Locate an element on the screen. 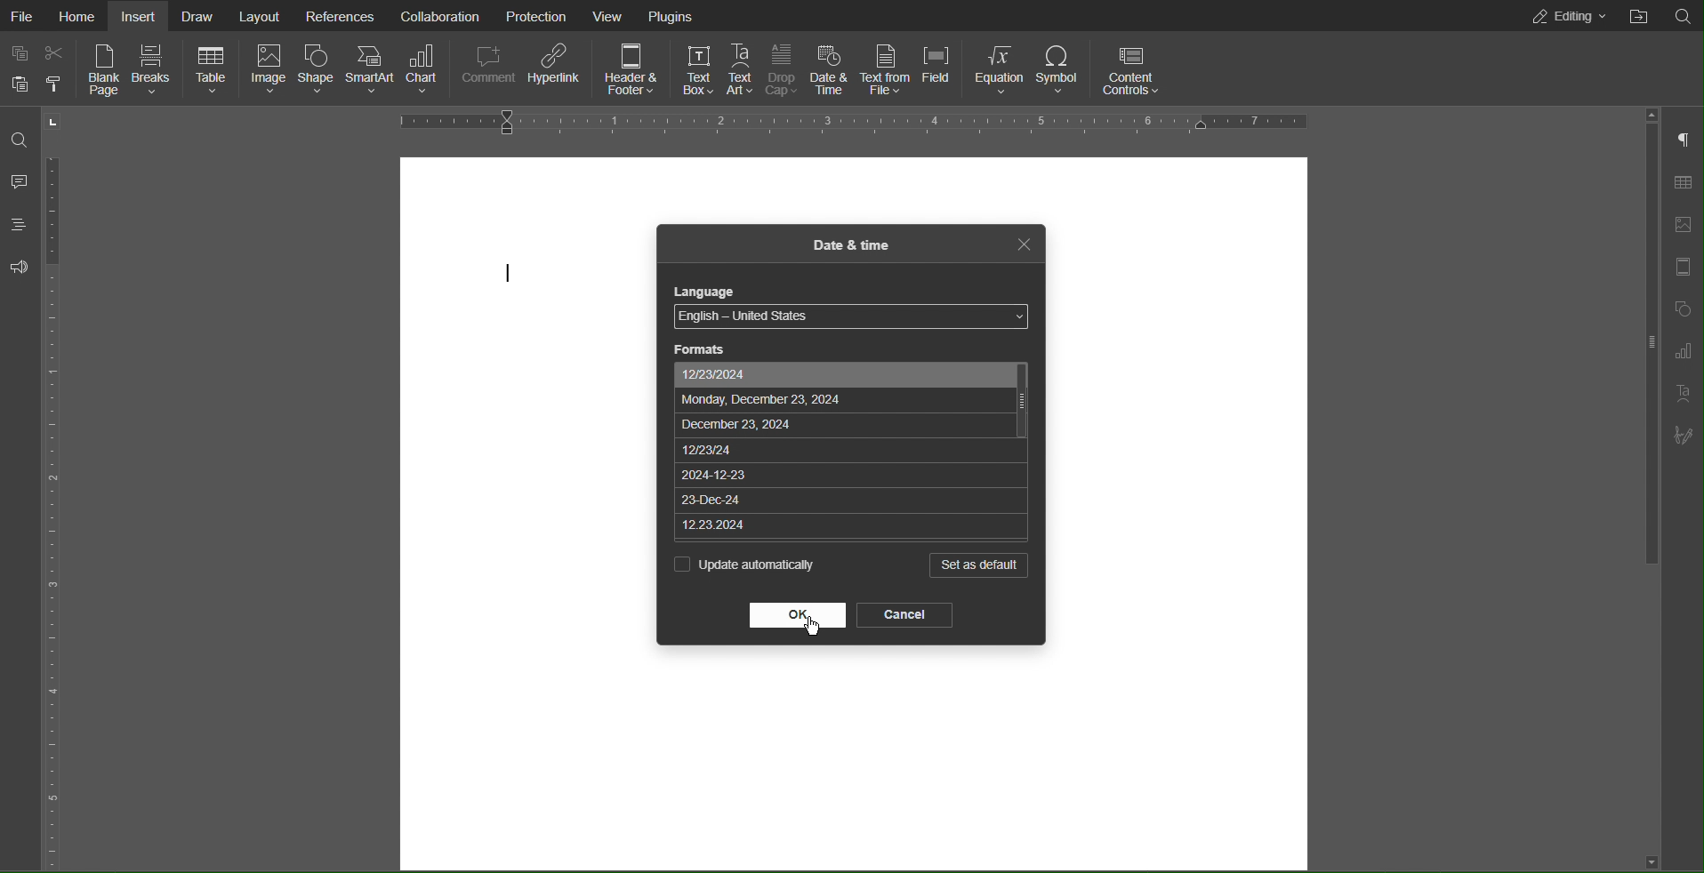 This screenshot has width=1704, height=873. Paste is located at coordinates (20, 87).